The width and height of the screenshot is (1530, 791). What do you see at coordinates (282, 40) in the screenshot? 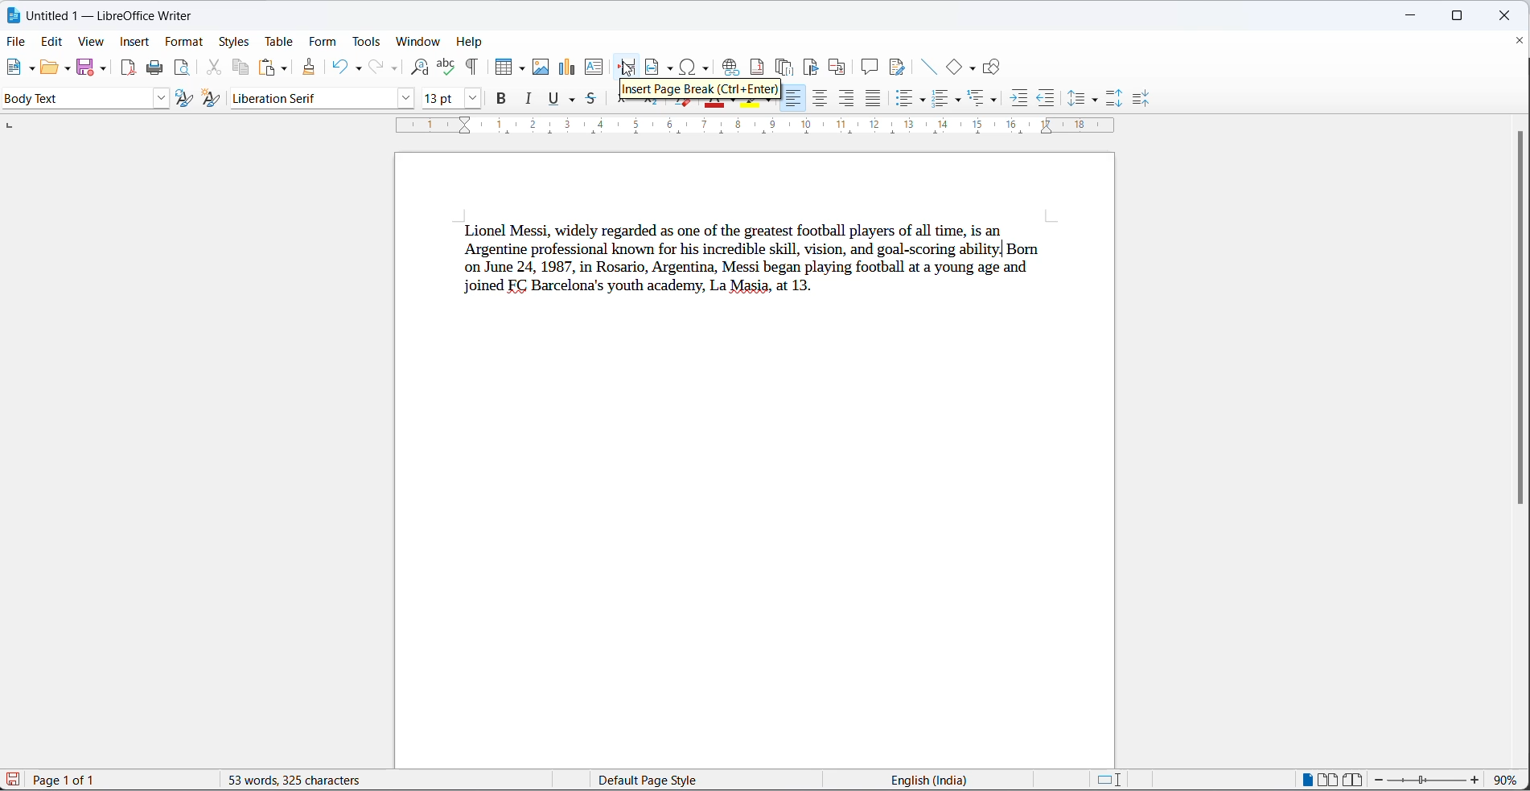
I see `table` at bounding box center [282, 40].